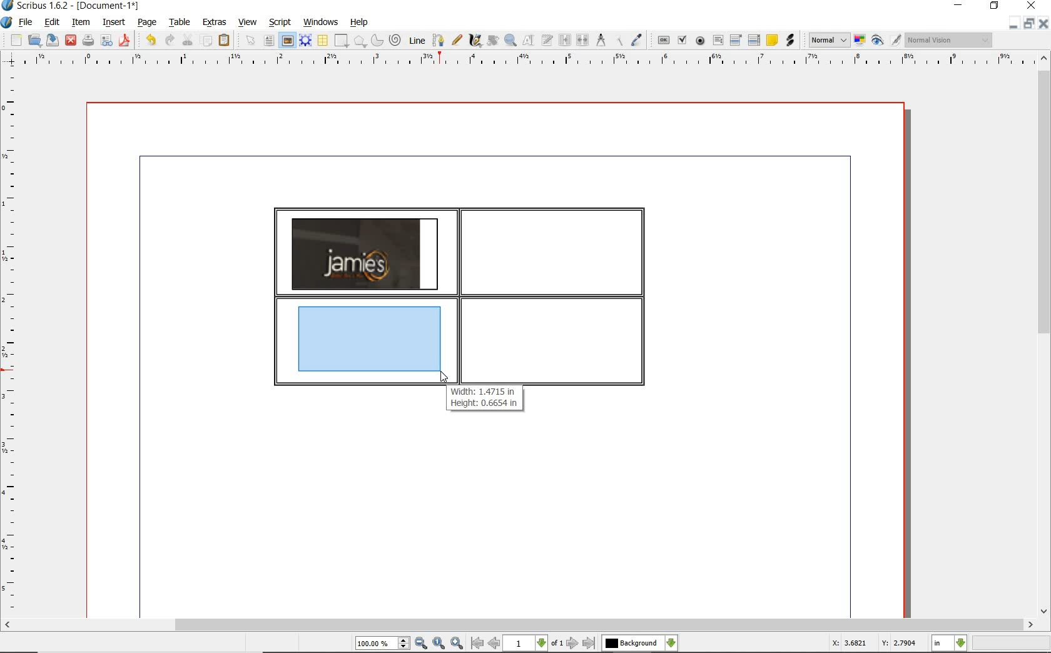 The width and height of the screenshot is (1051, 653). Describe the element at coordinates (382, 644) in the screenshot. I see `select current zoom level` at that location.